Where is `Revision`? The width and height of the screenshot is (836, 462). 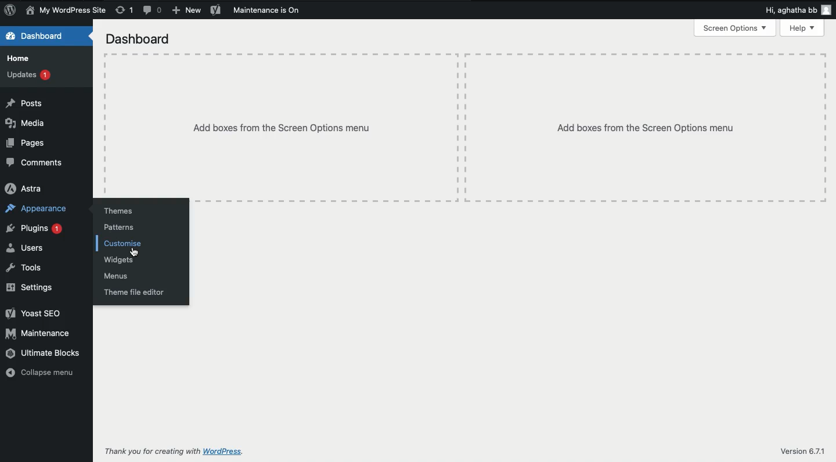 Revision is located at coordinates (126, 12).